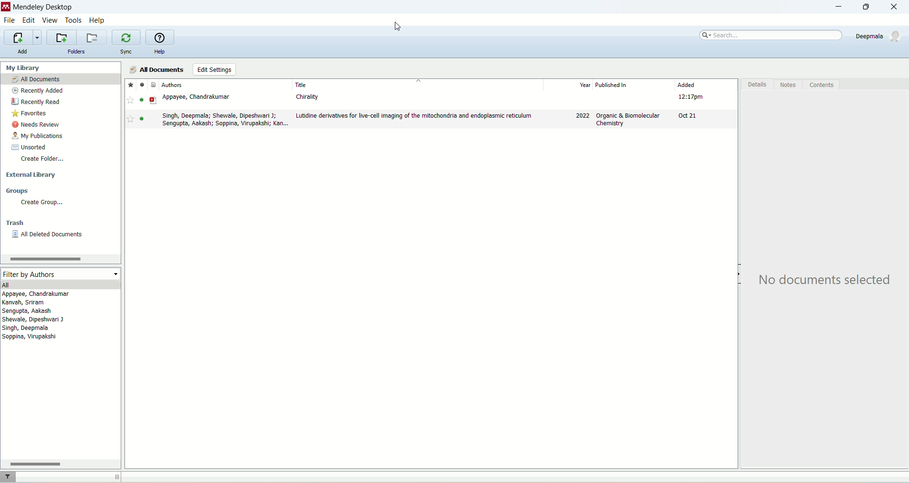  Describe the element at coordinates (45, 159) in the screenshot. I see `create folder` at that location.